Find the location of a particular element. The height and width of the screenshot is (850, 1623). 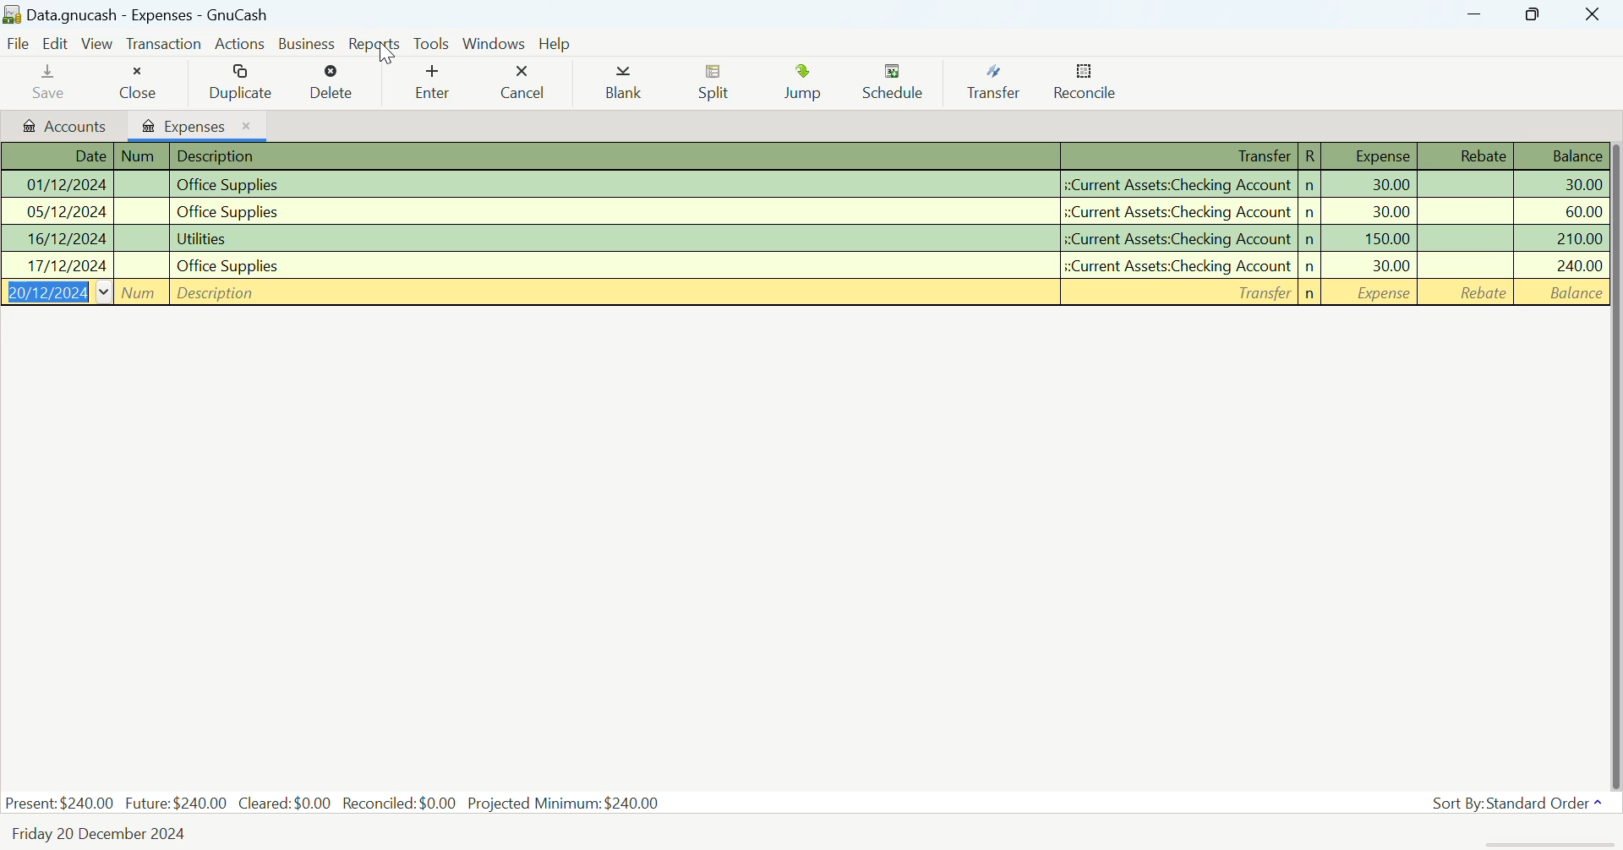

Data.gnucash - Expenses - GnuCash is located at coordinates (172, 14).